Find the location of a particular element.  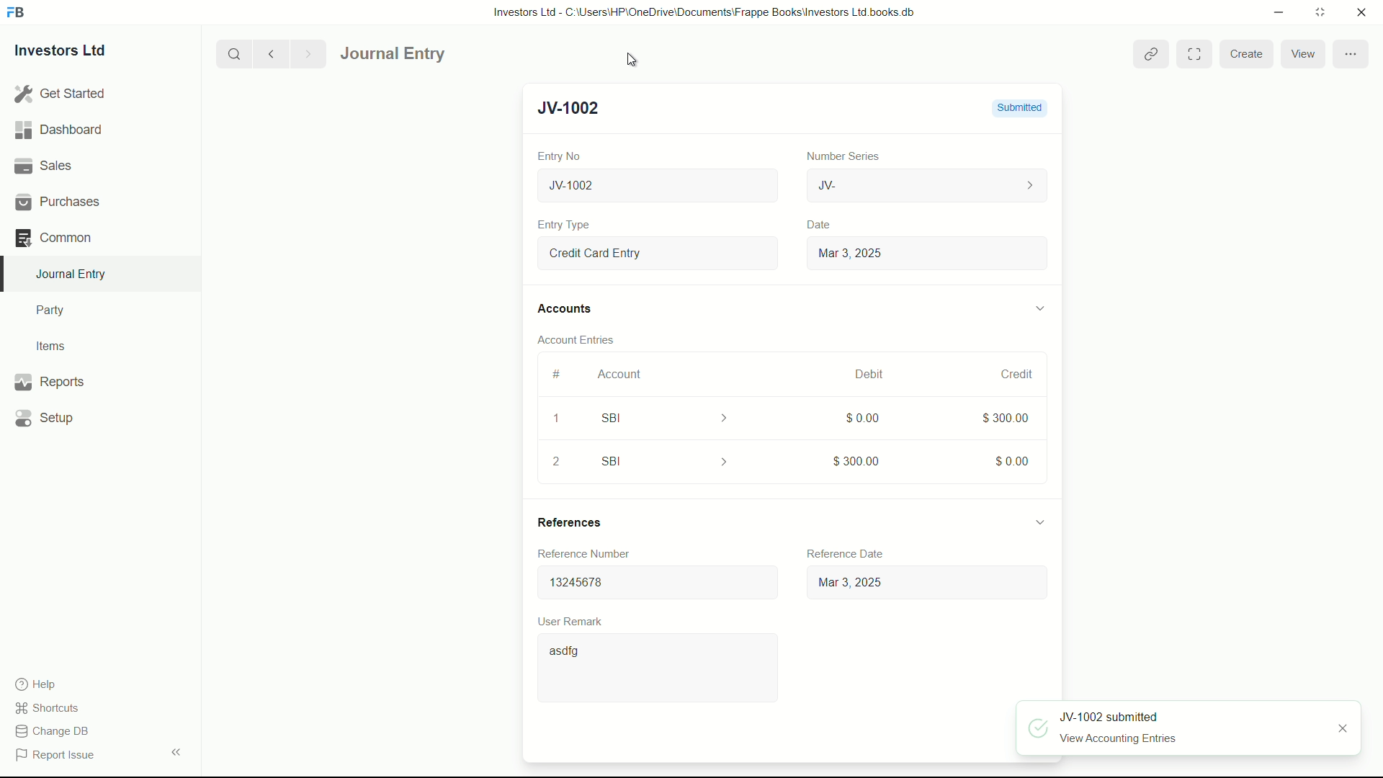

Entry Type is located at coordinates (564, 225).